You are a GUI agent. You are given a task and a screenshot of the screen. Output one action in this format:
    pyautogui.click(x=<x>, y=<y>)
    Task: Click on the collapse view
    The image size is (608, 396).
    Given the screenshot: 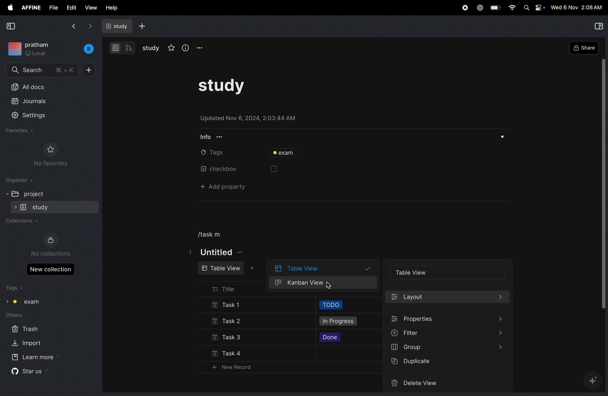 What is the action you would take?
    pyautogui.click(x=12, y=26)
    